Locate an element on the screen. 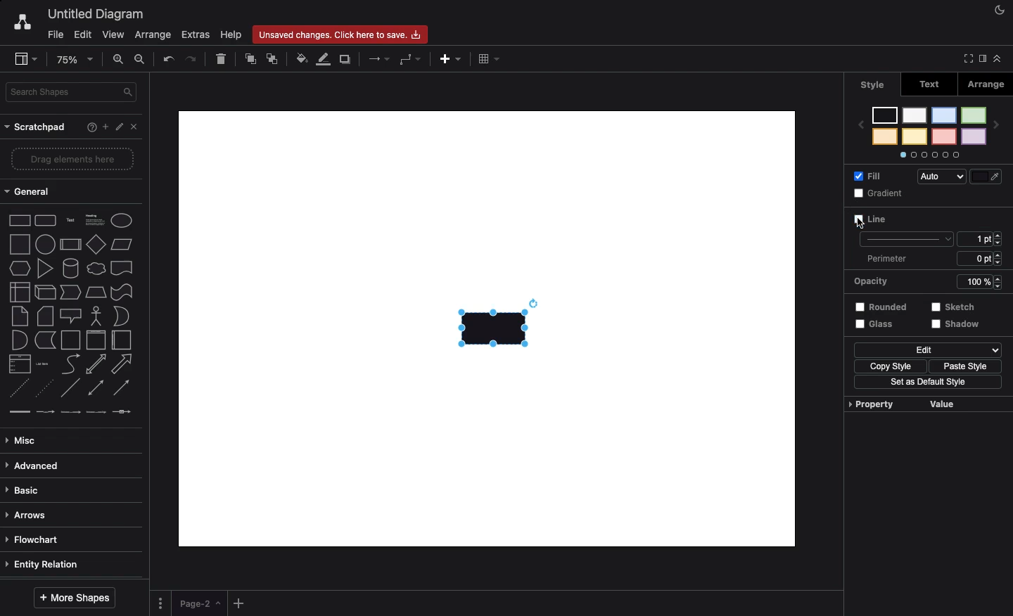  circle is located at coordinates (46, 244).